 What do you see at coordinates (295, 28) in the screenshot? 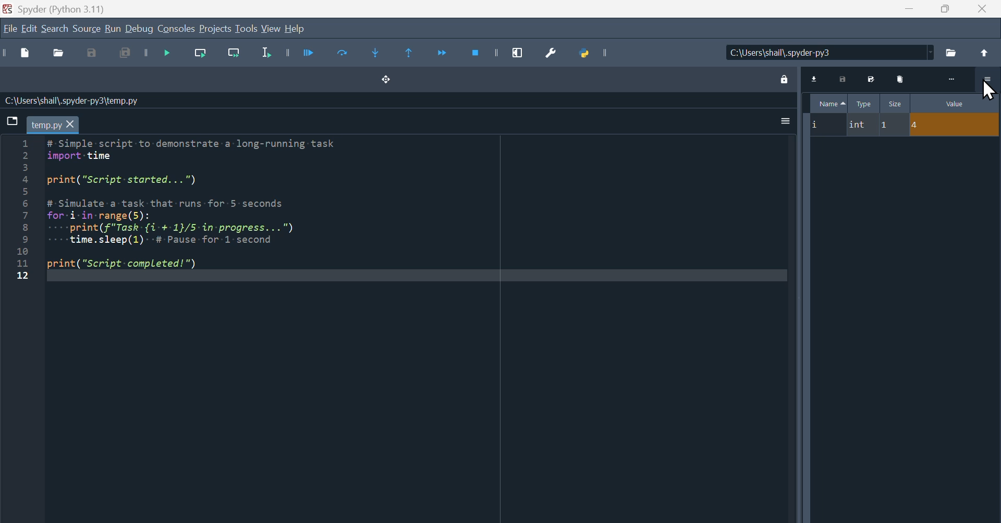
I see `help` at bounding box center [295, 28].